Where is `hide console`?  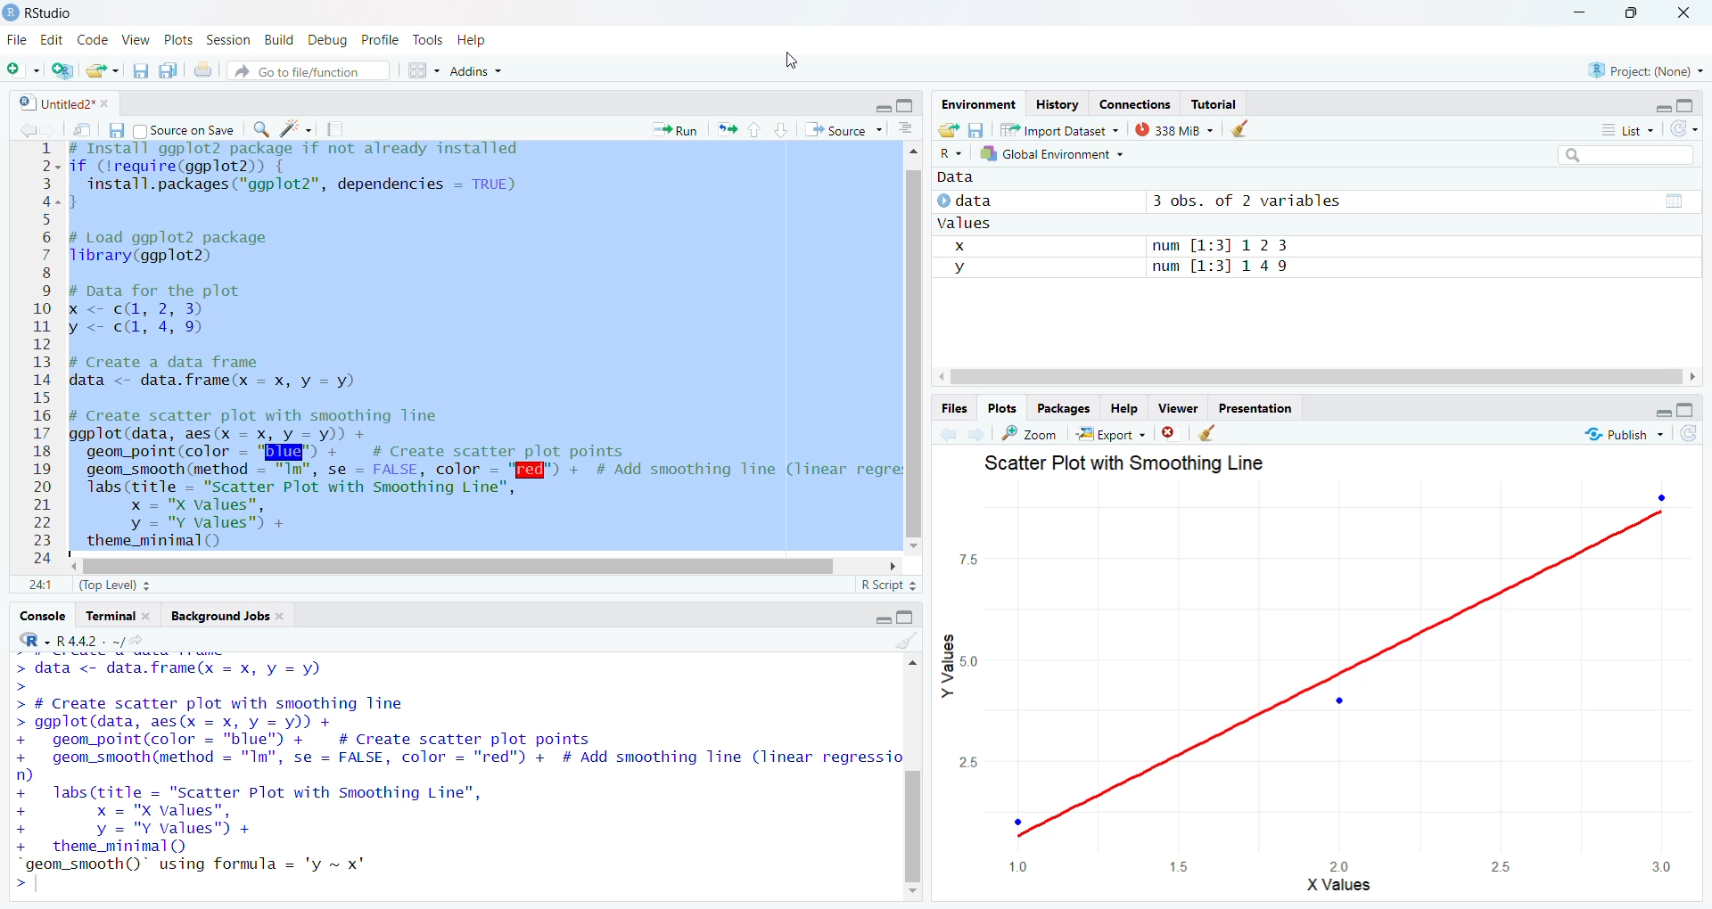
hide console is located at coordinates (1687, 409).